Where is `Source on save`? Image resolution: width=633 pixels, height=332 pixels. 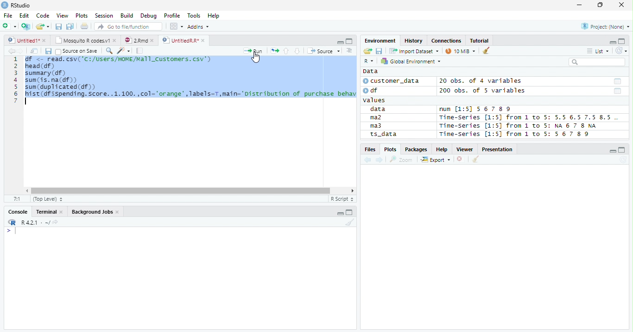
Source on save is located at coordinates (77, 51).